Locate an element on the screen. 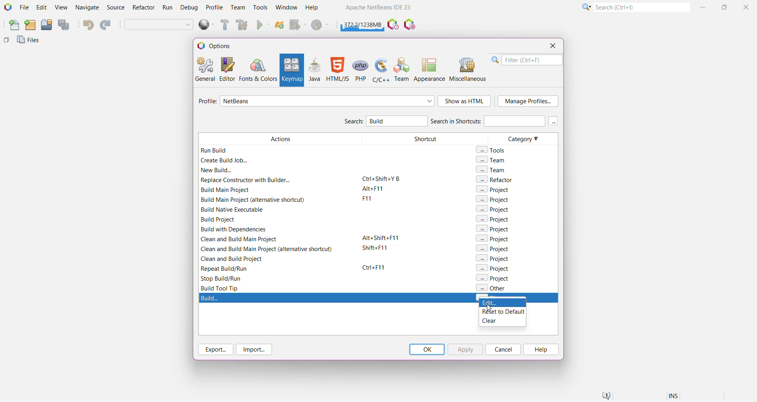  Maximize is located at coordinates (725, 6).